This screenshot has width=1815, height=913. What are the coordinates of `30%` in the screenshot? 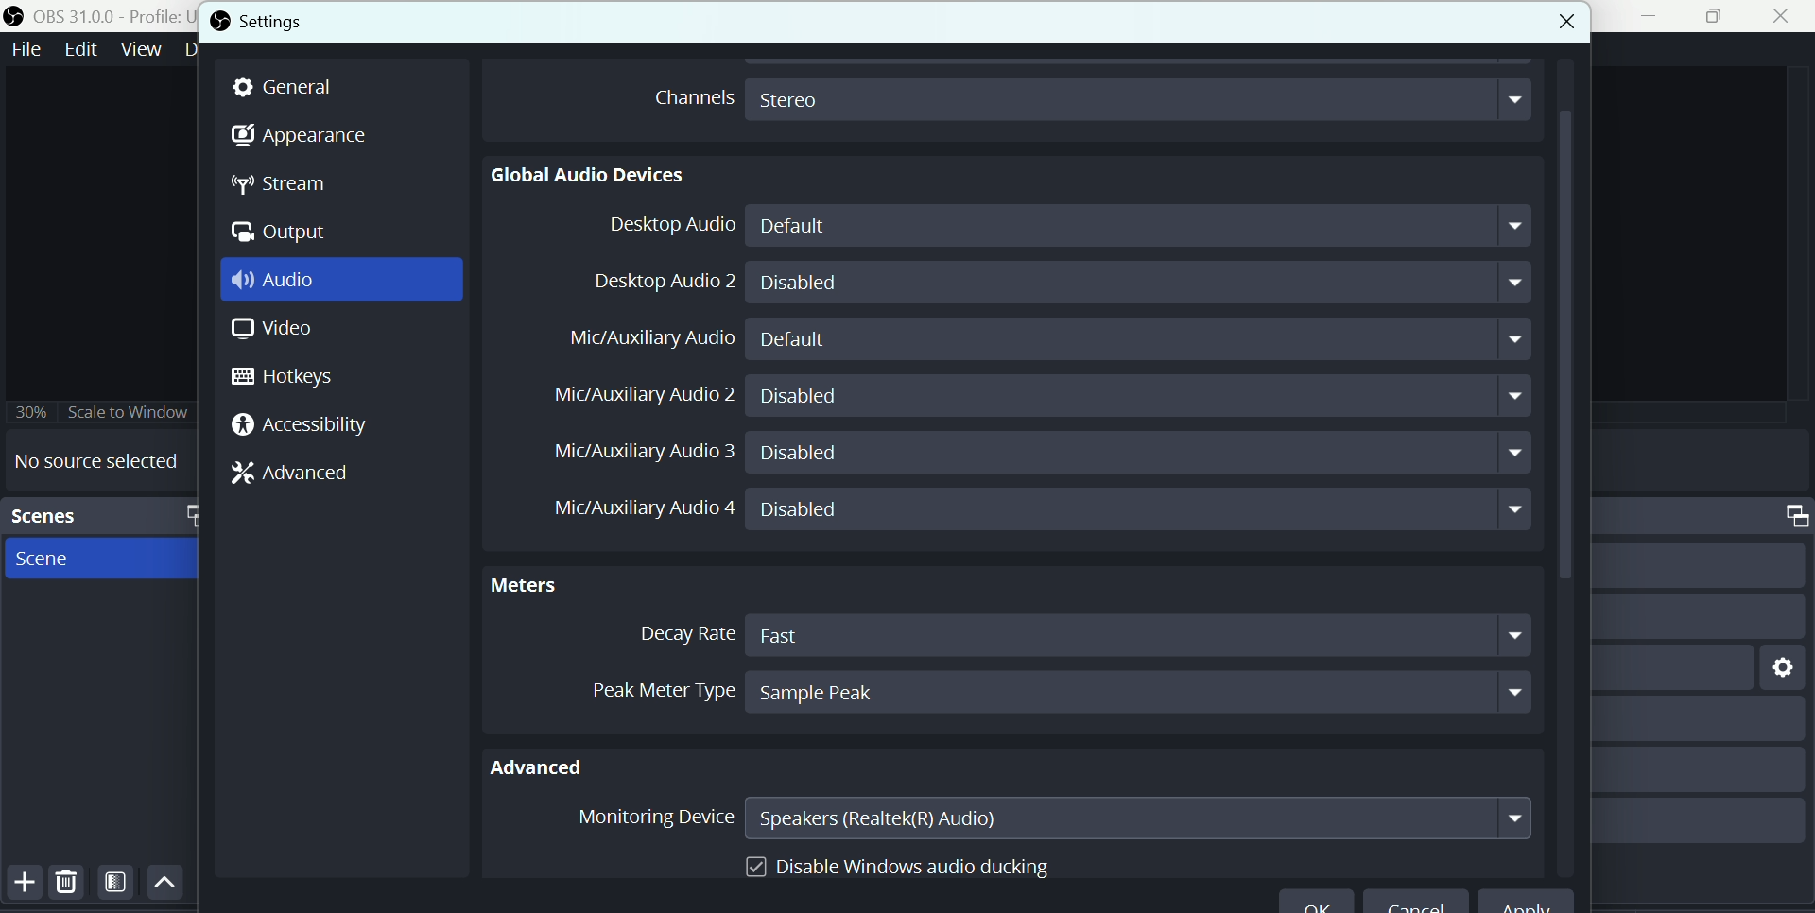 It's located at (30, 409).